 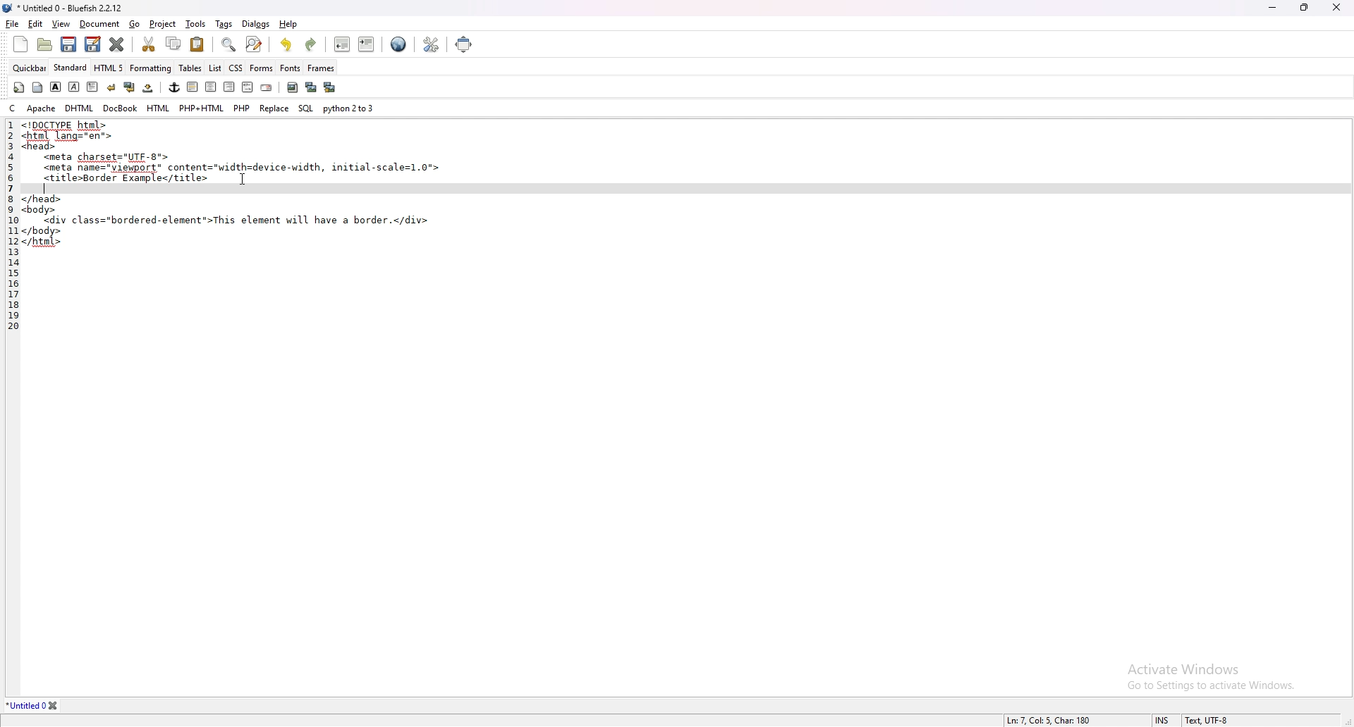 What do you see at coordinates (350, 107) in the screenshot?
I see `python 2 to 3` at bounding box center [350, 107].